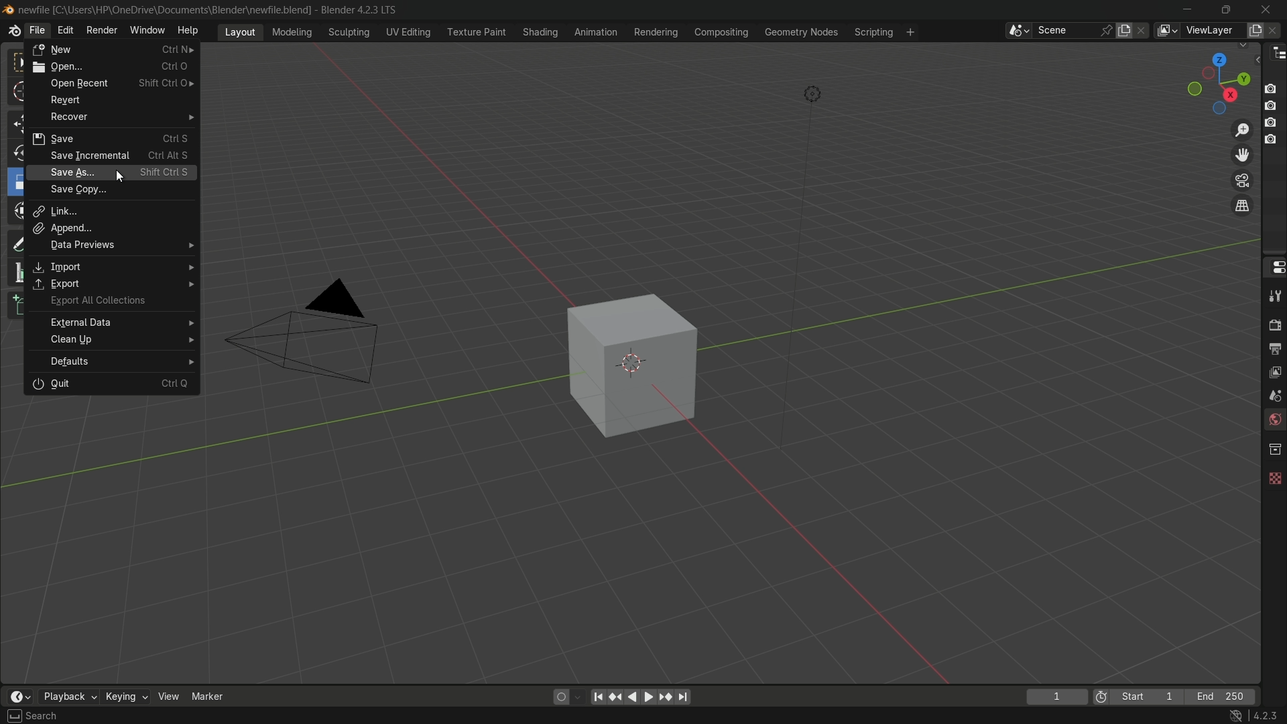  I want to click on texture paint menu, so click(475, 31).